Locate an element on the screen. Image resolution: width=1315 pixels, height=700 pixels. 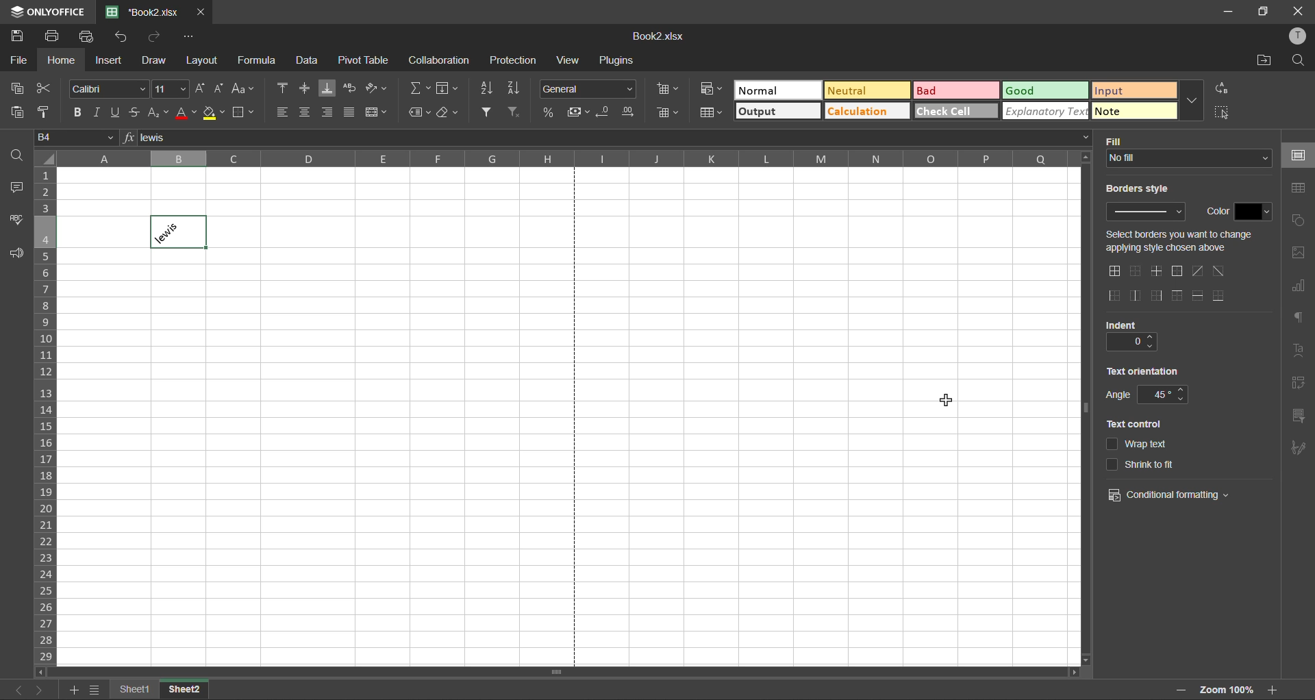
copy style is located at coordinates (49, 115).